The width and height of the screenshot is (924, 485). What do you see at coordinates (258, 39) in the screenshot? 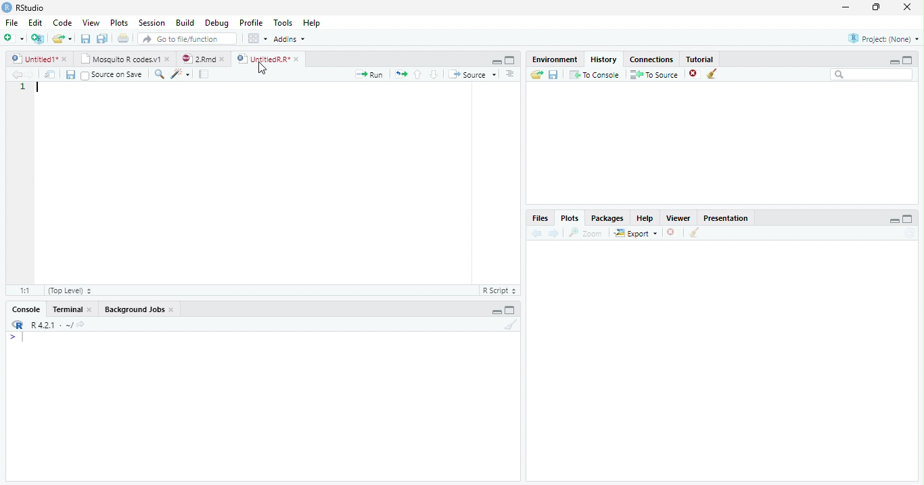
I see `Workspace panes` at bounding box center [258, 39].